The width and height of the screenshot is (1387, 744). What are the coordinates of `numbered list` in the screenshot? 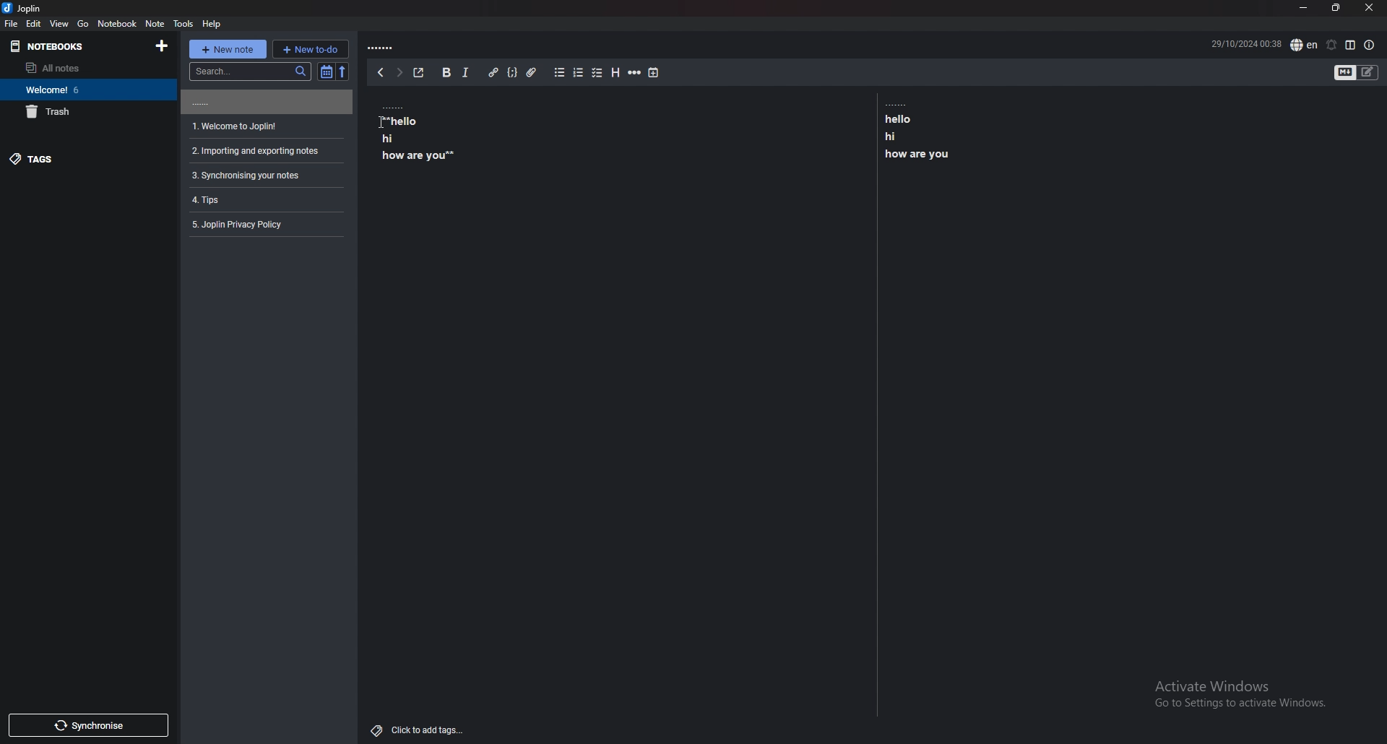 It's located at (579, 73).